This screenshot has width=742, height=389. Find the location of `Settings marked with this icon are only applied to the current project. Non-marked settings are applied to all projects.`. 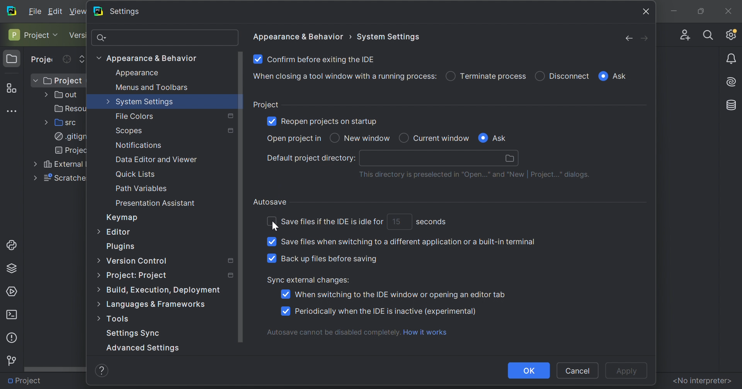

Settings marked with this icon are only applied to the current project. Non-marked settings are applied to all projects. is located at coordinates (230, 115).